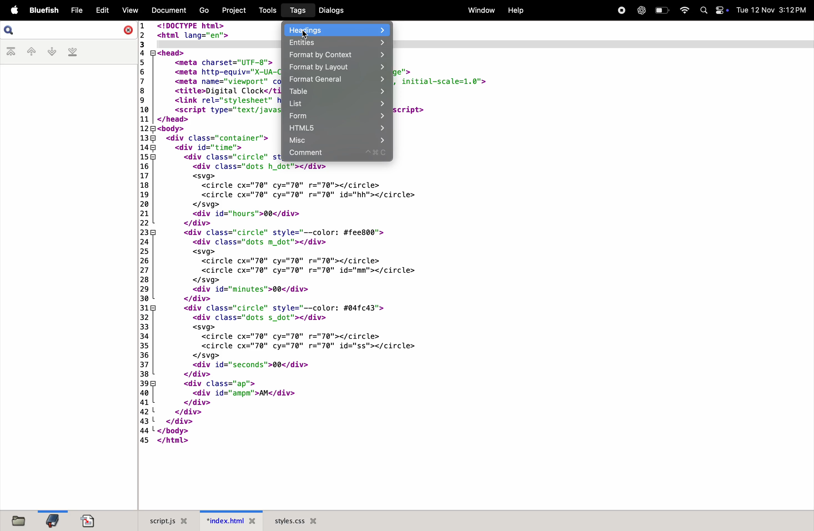 Image resolution: width=814 pixels, height=531 pixels. Describe the element at coordinates (165, 521) in the screenshot. I see `script.js` at that location.